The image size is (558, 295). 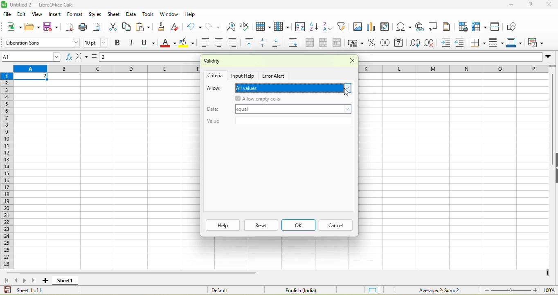 What do you see at coordinates (230, 290) in the screenshot?
I see `default` at bounding box center [230, 290].